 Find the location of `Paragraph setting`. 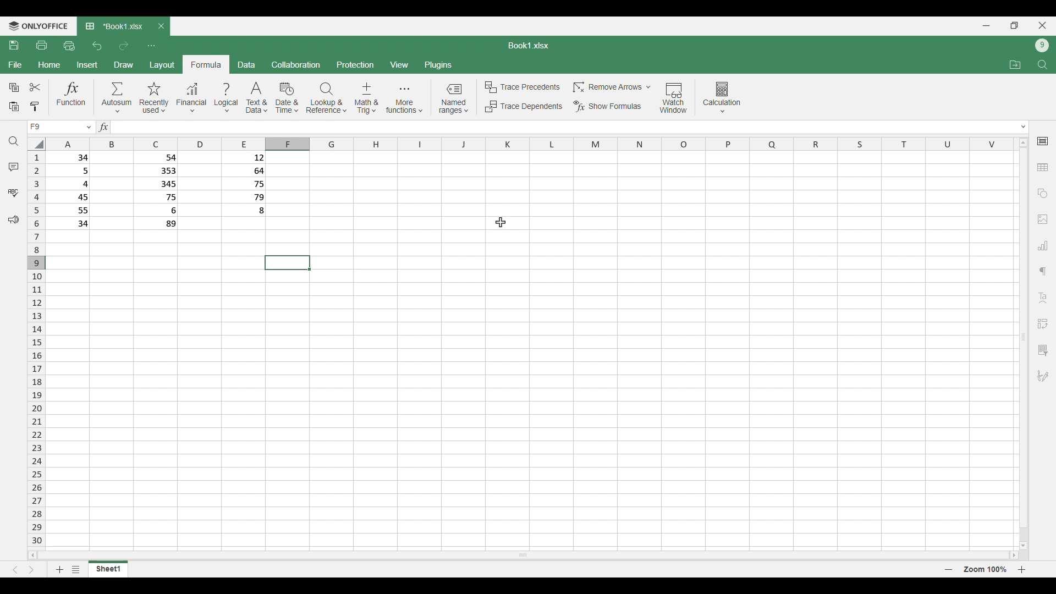

Paragraph setting is located at coordinates (1043, 272).